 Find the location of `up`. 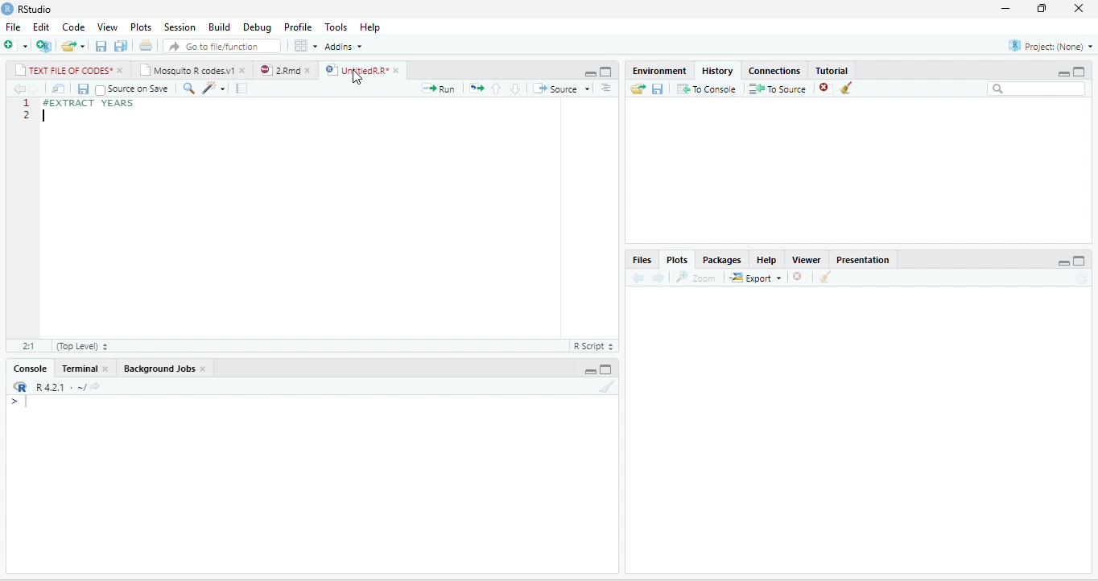

up is located at coordinates (496, 89).